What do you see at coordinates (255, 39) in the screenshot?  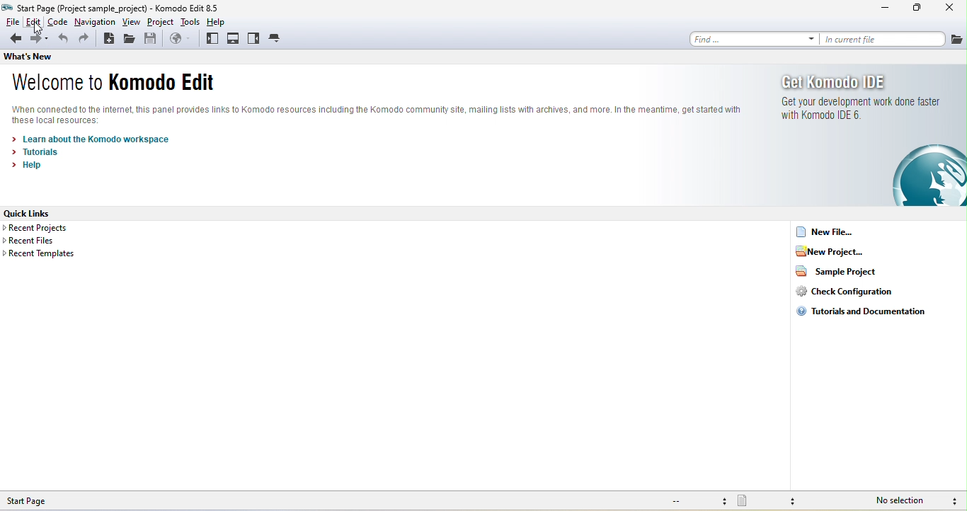 I see `right pane` at bounding box center [255, 39].